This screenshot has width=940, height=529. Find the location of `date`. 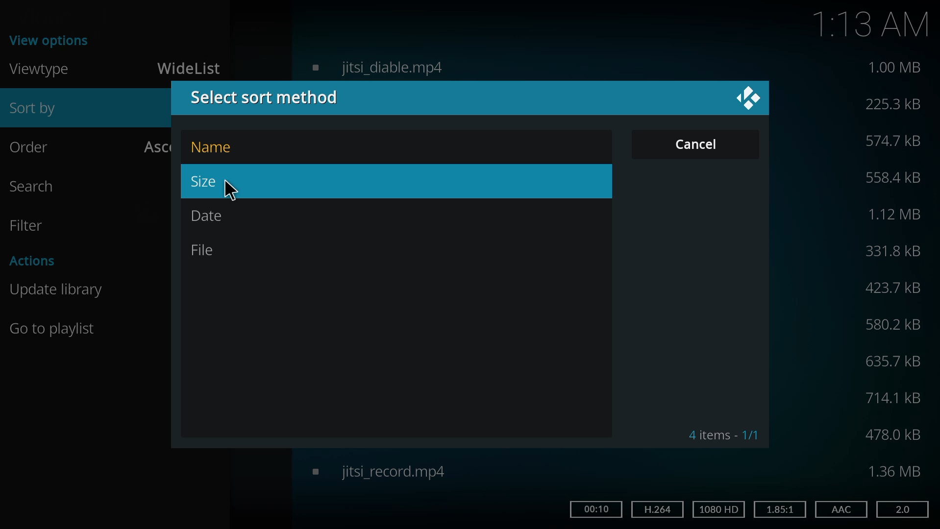

date is located at coordinates (396, 217).